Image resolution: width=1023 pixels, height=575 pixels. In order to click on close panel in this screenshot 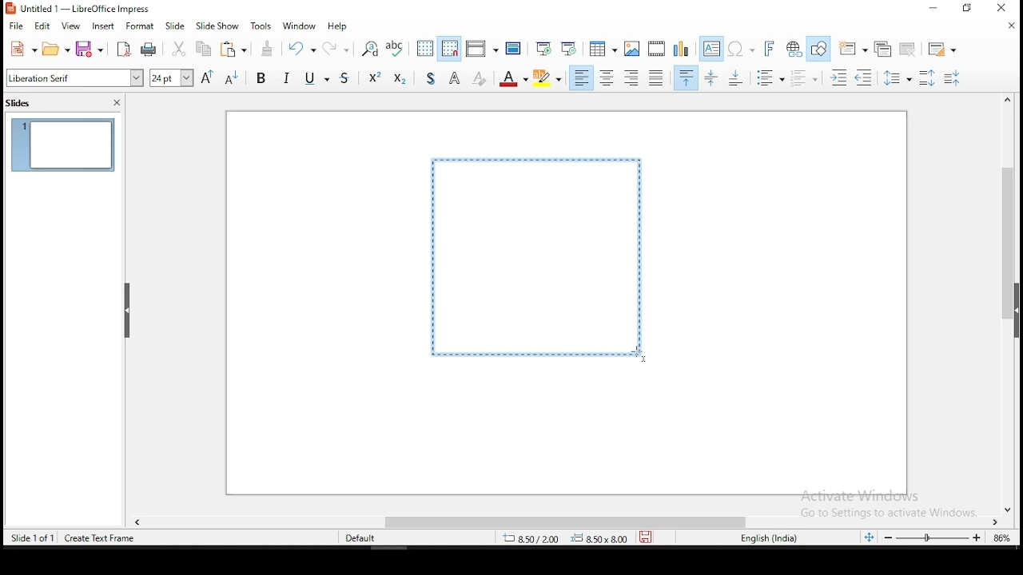, I will do `click(117, 102)`.